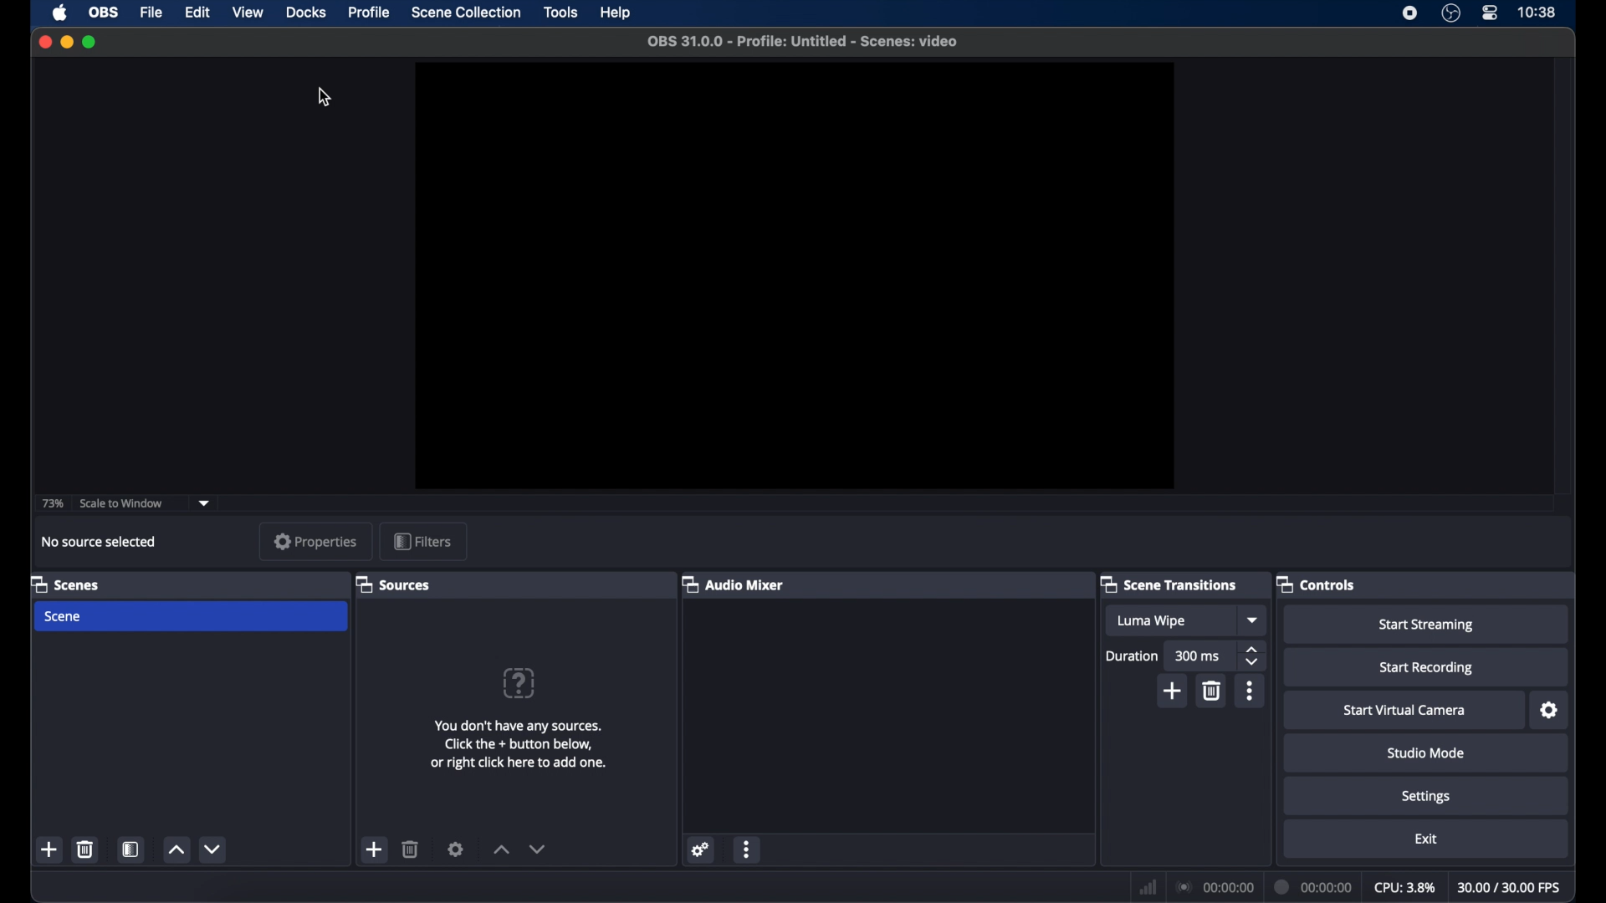  Describe the element at coordinates (616, 13) in the screenshot. I see `help` at that location.